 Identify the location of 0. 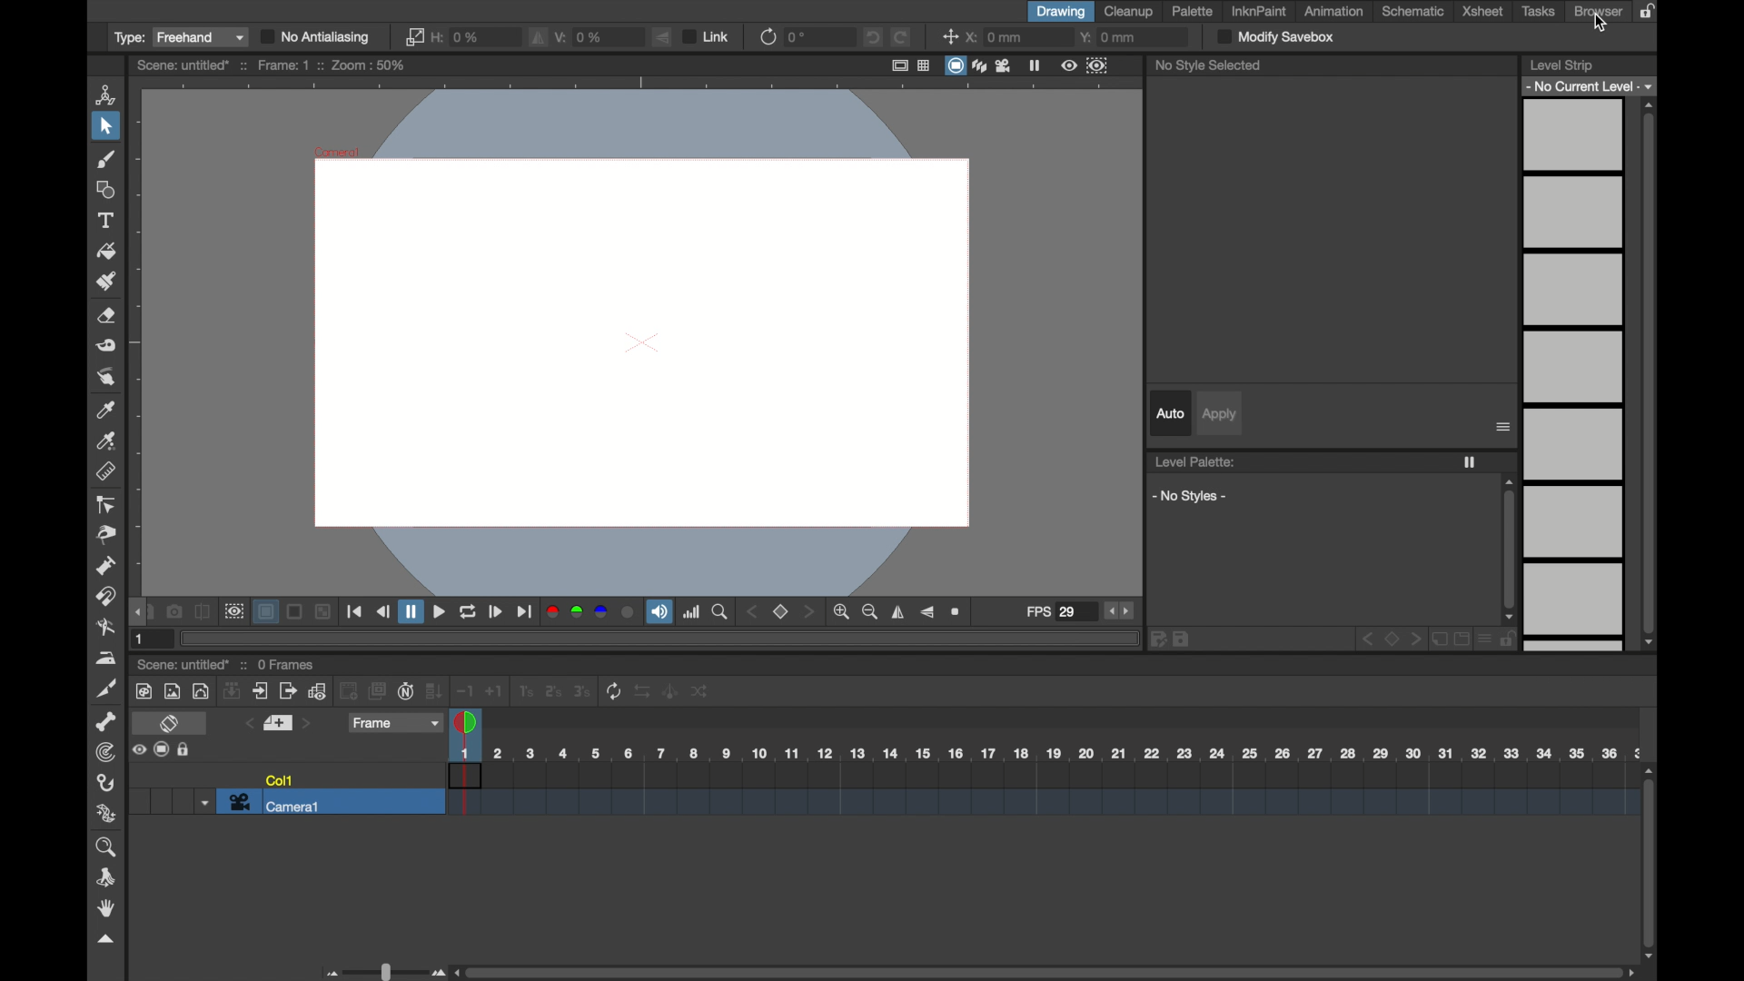
(797, 37).